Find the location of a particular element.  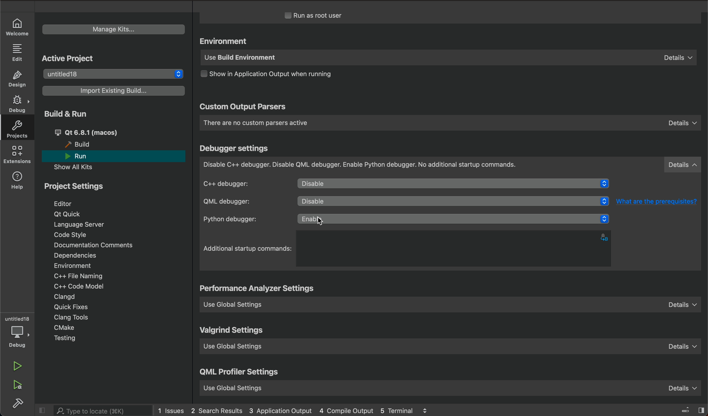

Automatic  is located at coordinates (449, 221).